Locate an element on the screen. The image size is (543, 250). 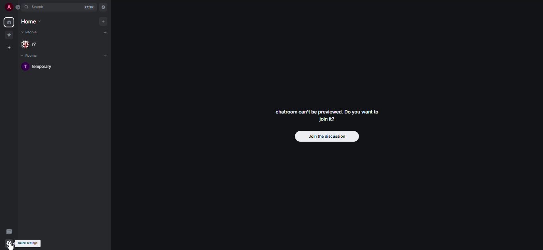
cursor is located at coordinates (12, 246).